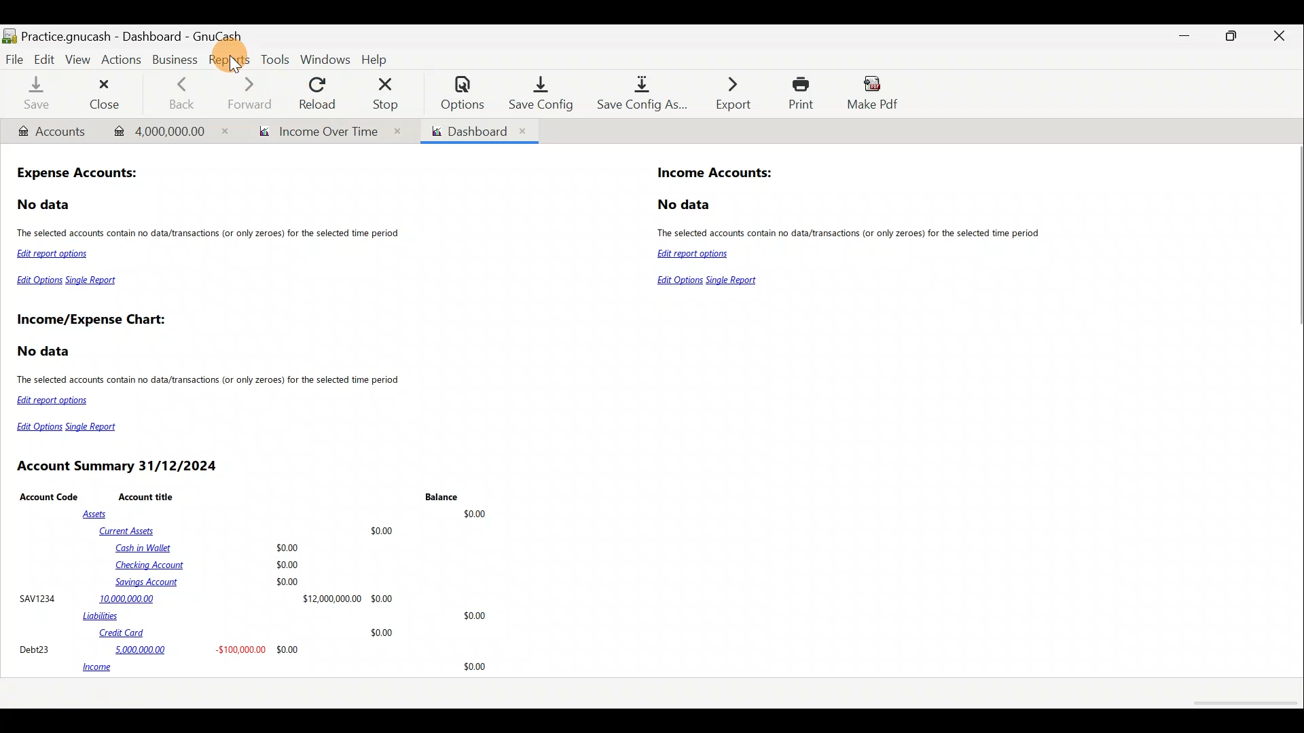 The image size is (1304, 733). Describe the element at coordinates (378, 58) in the screenshot. I see `Help` at that location.